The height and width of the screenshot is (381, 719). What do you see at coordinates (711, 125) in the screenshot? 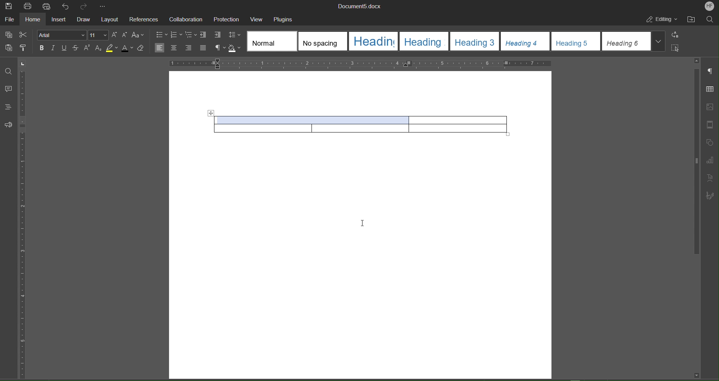
I see `Header and Footer` at bounding box center [711, 125].